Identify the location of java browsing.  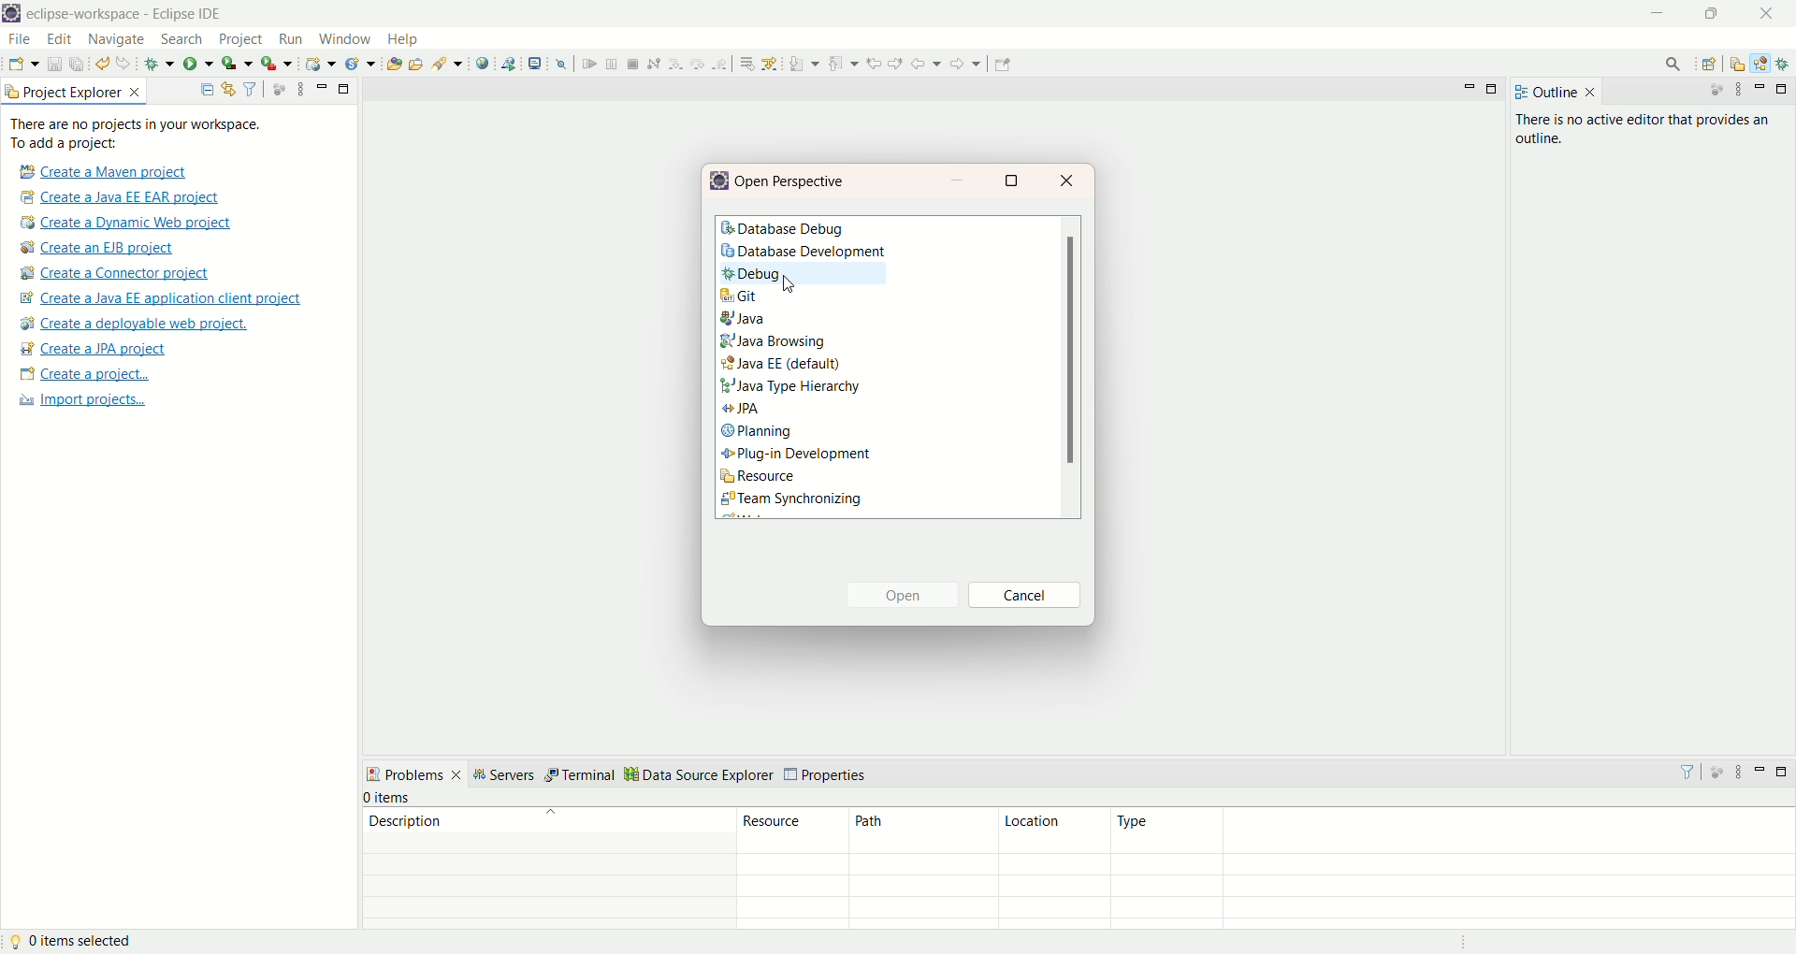
(774, 340).